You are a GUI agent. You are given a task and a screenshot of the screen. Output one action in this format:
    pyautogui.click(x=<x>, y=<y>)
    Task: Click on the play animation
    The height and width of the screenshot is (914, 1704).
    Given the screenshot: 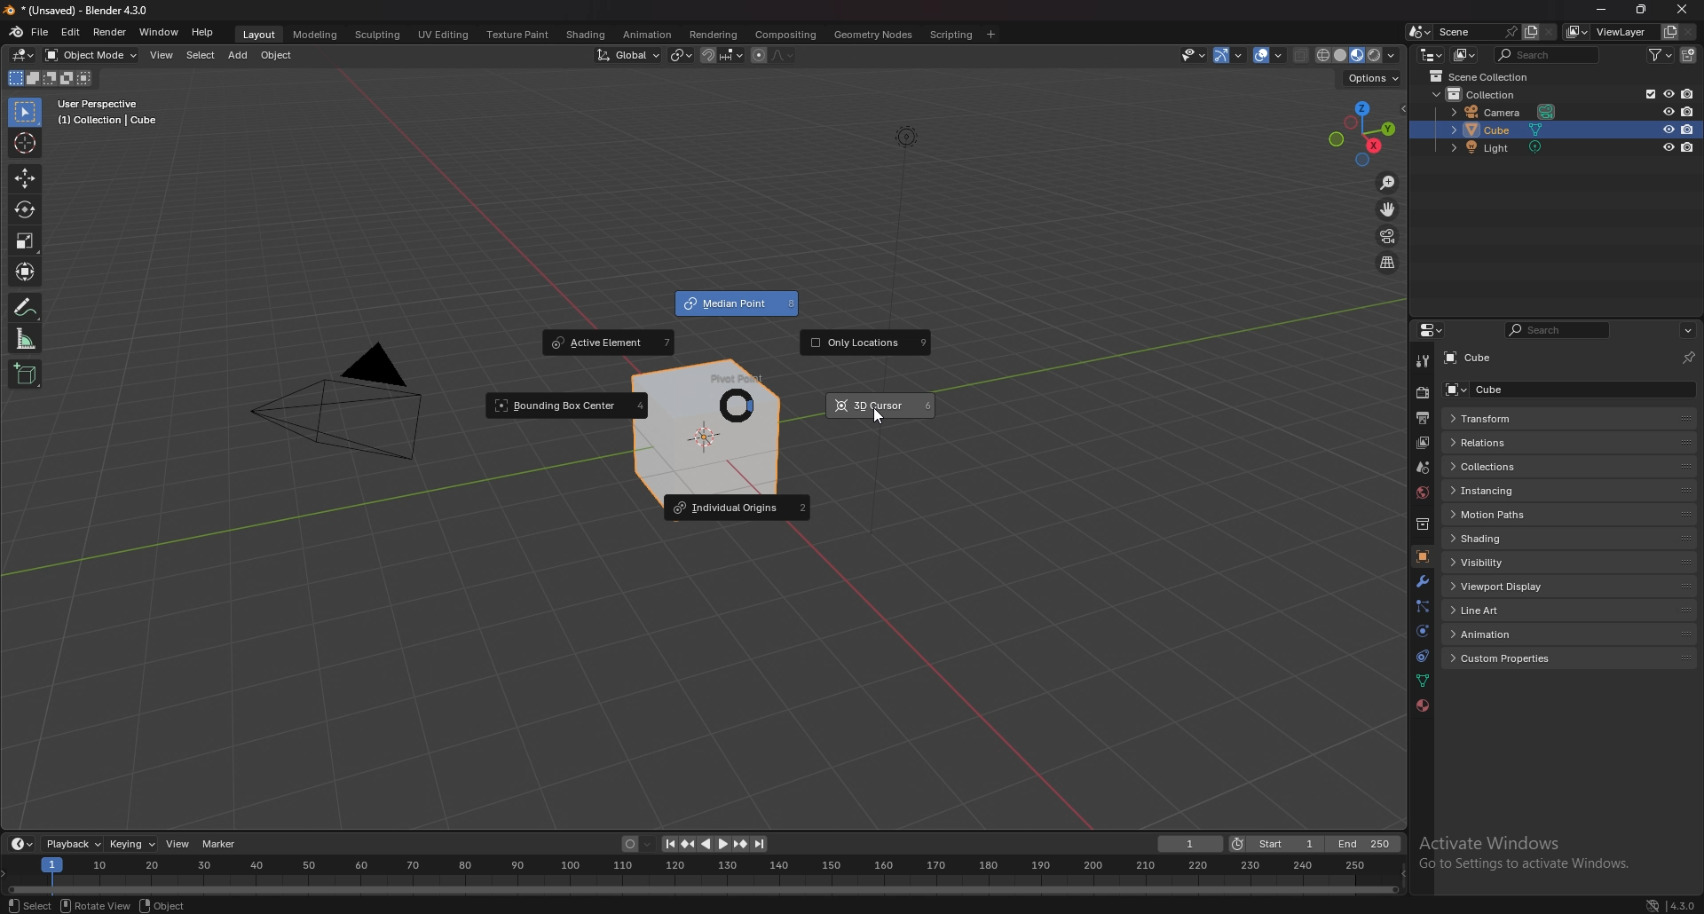 What is the action you would take?
    pyautogui.click(x=714, y=843)
    